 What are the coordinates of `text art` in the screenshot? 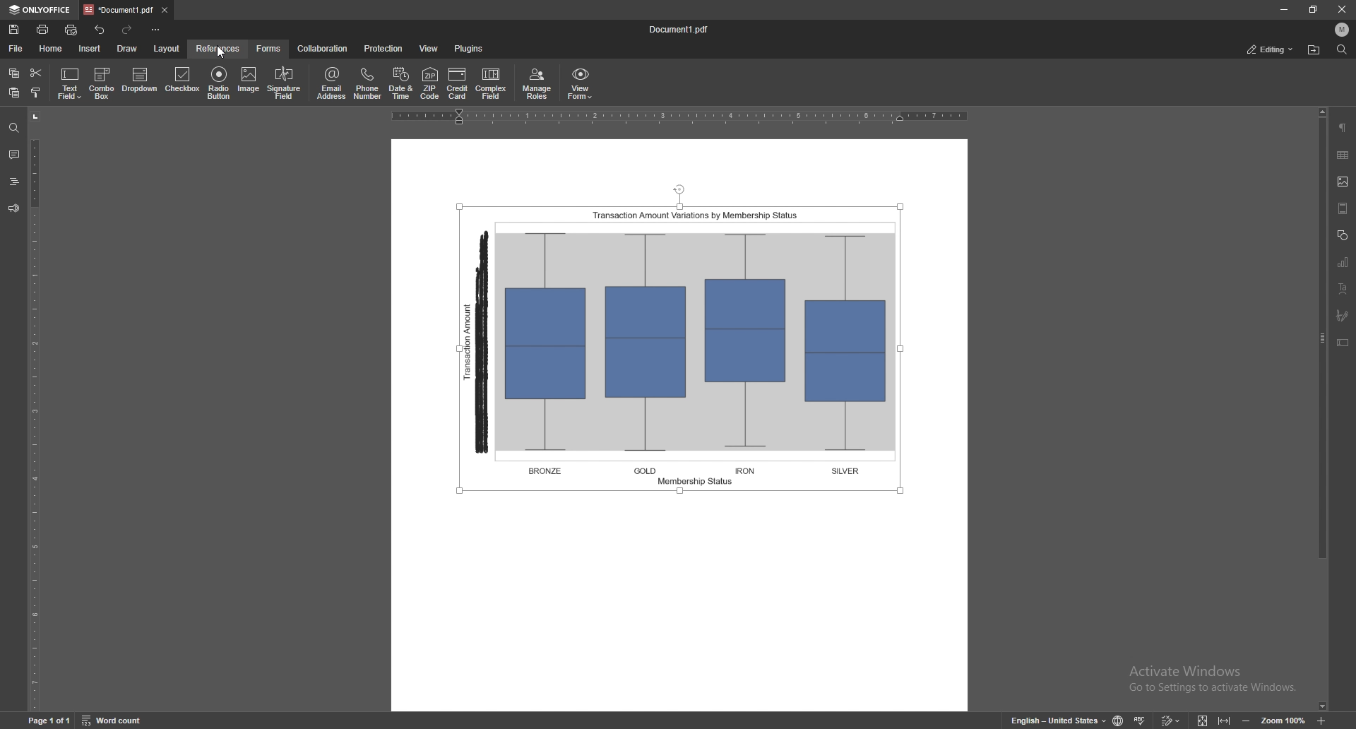 It's located at (1342, 288).